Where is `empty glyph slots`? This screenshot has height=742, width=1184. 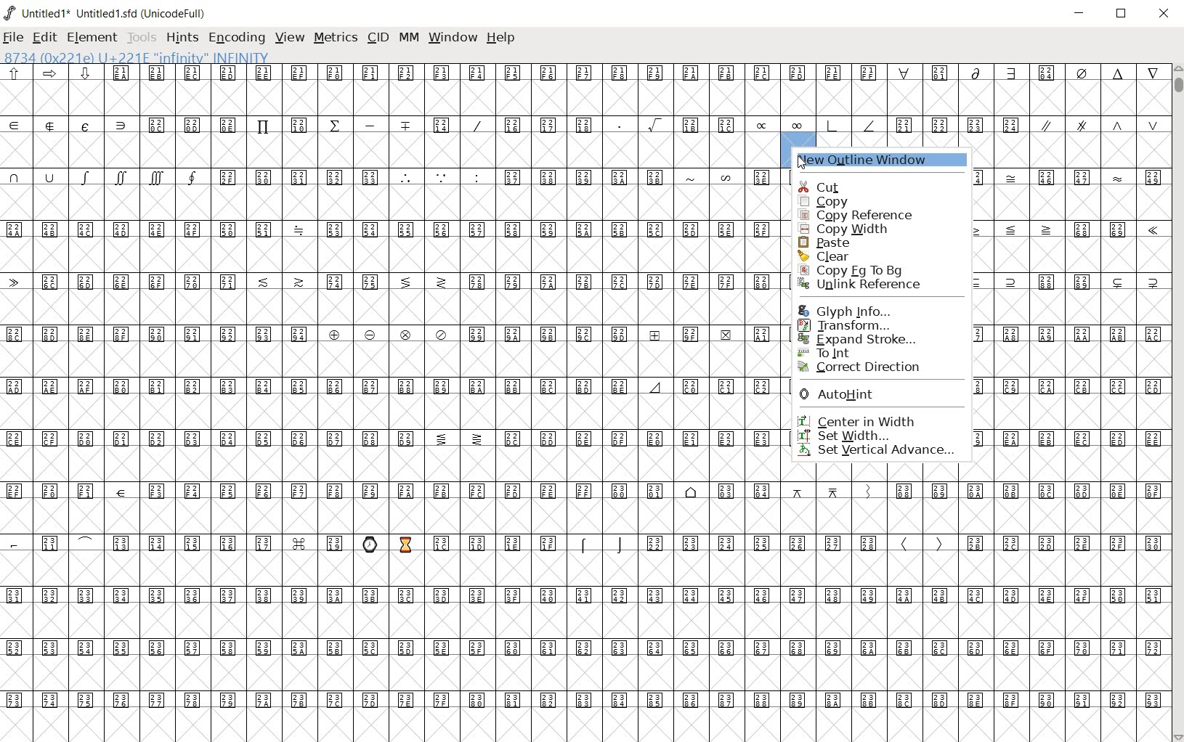 empty glyph slots is located at coordinates (584, 672).